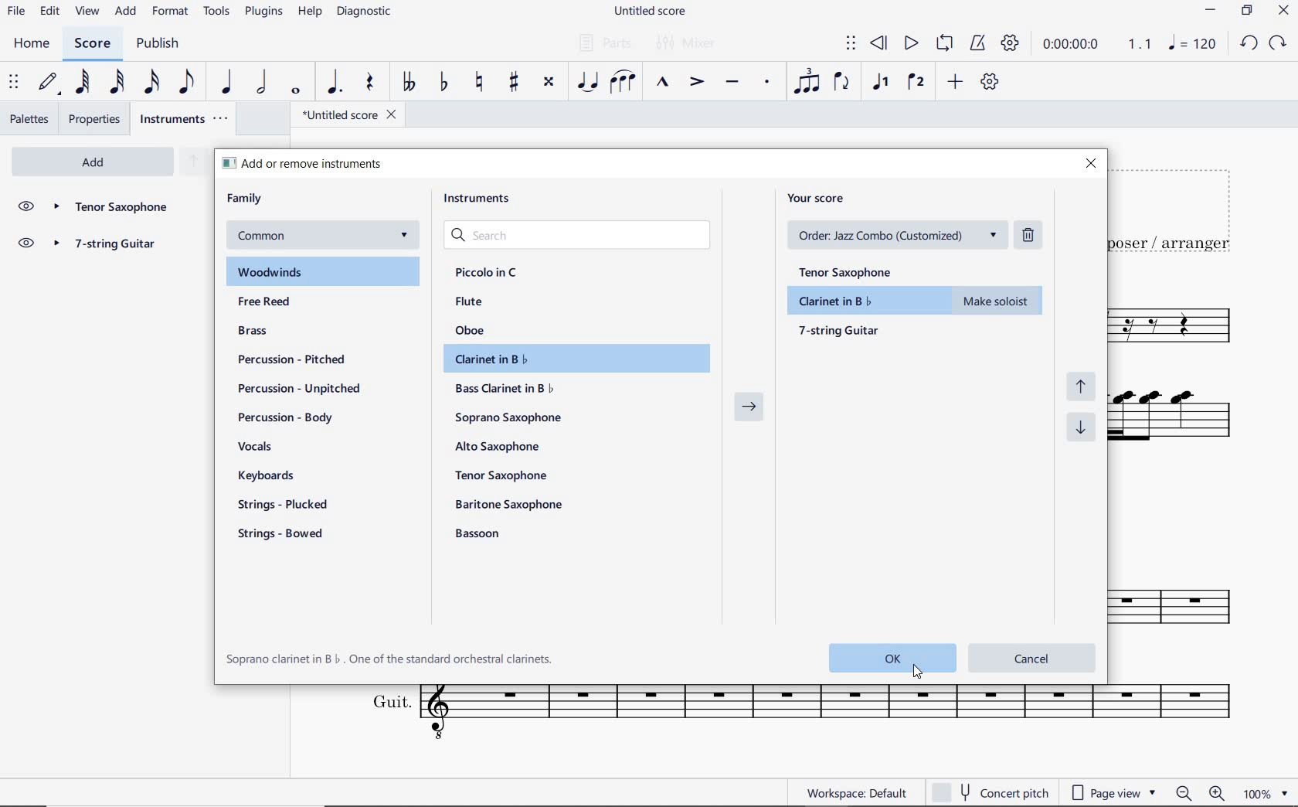  What do you see at coordinates (111, 246) in the screenshot?
I see `7 string guitar` at bounding box center [111, 246].